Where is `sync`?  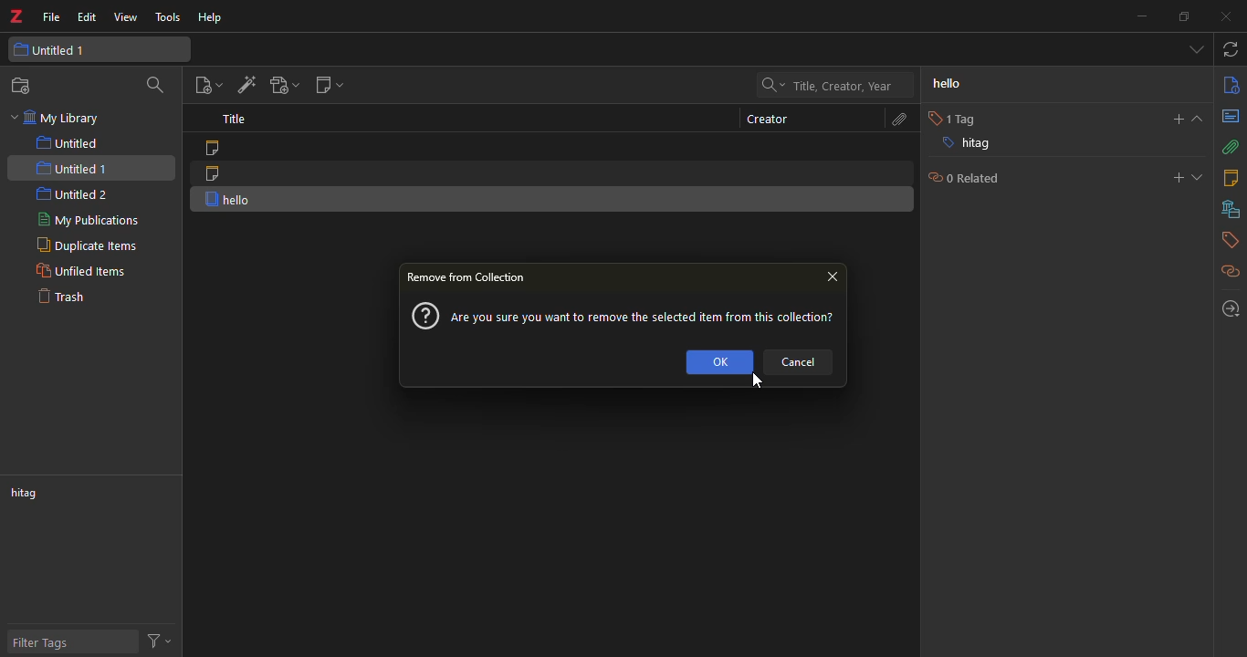 sync is located at coordinates (1231, 50).